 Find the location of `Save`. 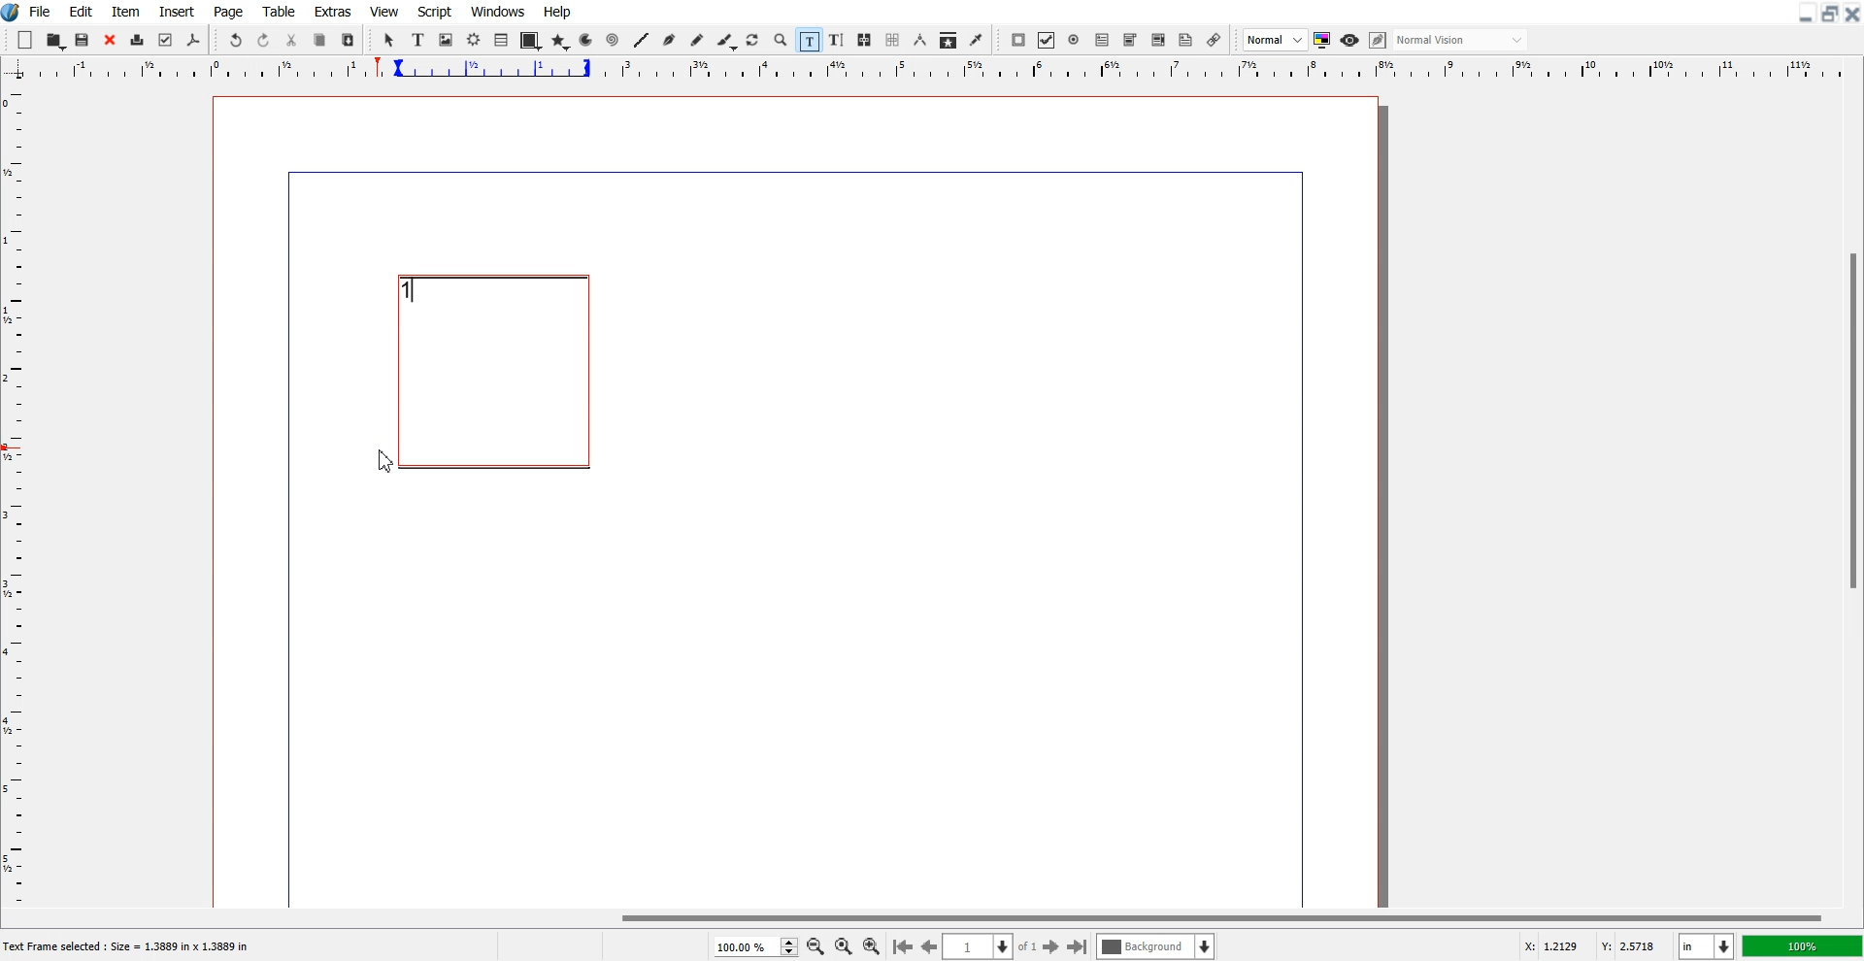

Save is located at coordinates (83, 40).